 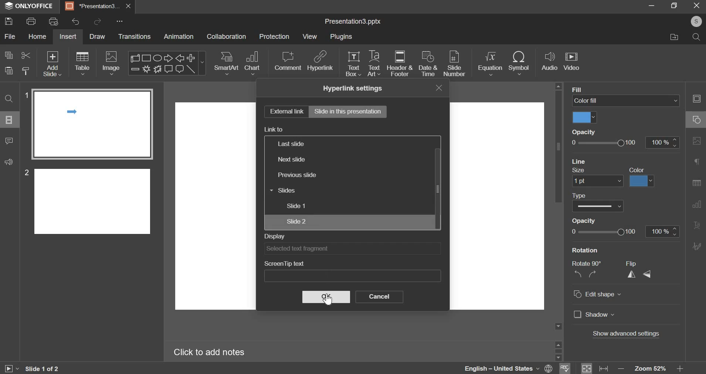 I want to click on opacity from 0 to 100, so click(x=604, y=231).